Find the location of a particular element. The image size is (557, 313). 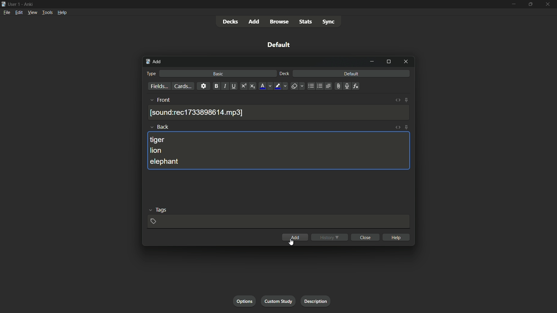

add tag is located at coordinates (153, 221).